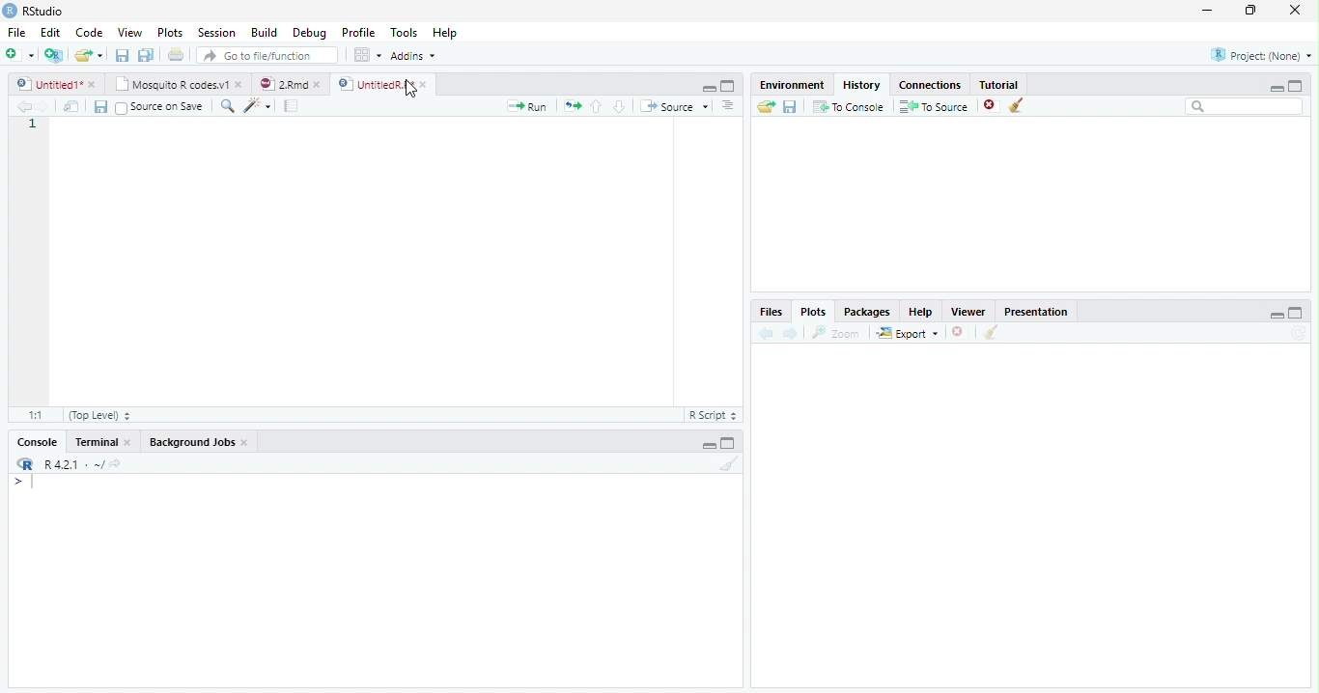 This screenshot has height=693, width=1319. I want to click on History, so click(862, 84).